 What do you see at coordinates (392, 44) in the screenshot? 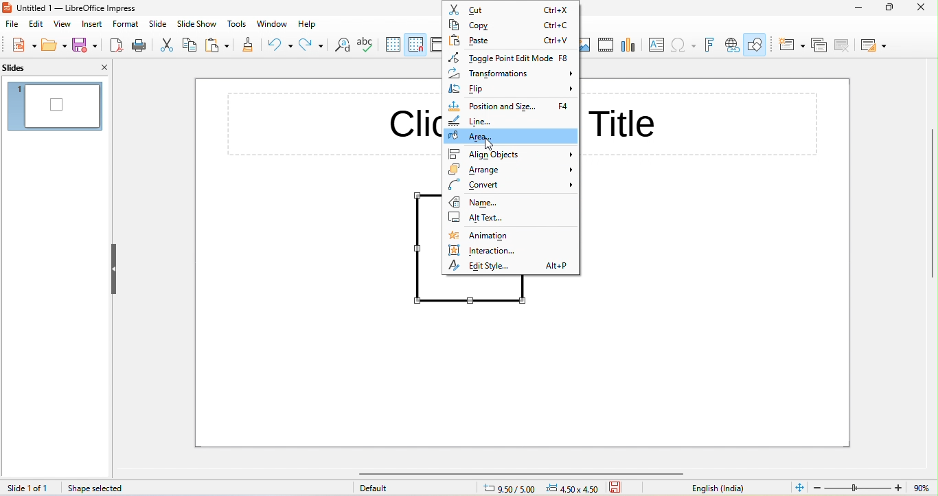
I see `display grid` at bounding box center [392, 44].